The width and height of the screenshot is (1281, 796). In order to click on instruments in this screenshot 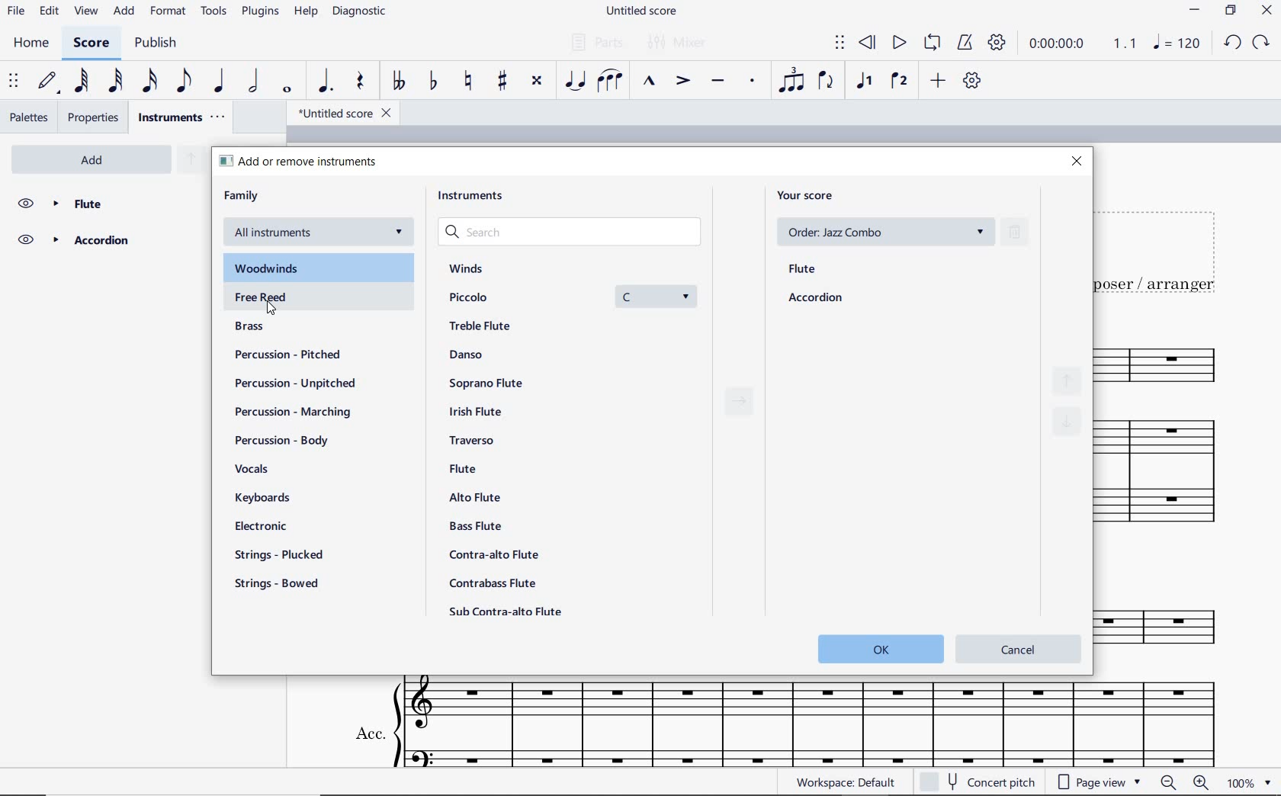, I will do `click(180, 117)`.